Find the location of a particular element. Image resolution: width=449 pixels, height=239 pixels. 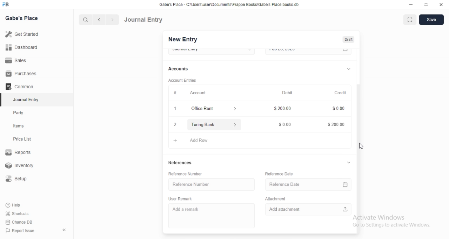

Credit is located at coordinates (340, 93).